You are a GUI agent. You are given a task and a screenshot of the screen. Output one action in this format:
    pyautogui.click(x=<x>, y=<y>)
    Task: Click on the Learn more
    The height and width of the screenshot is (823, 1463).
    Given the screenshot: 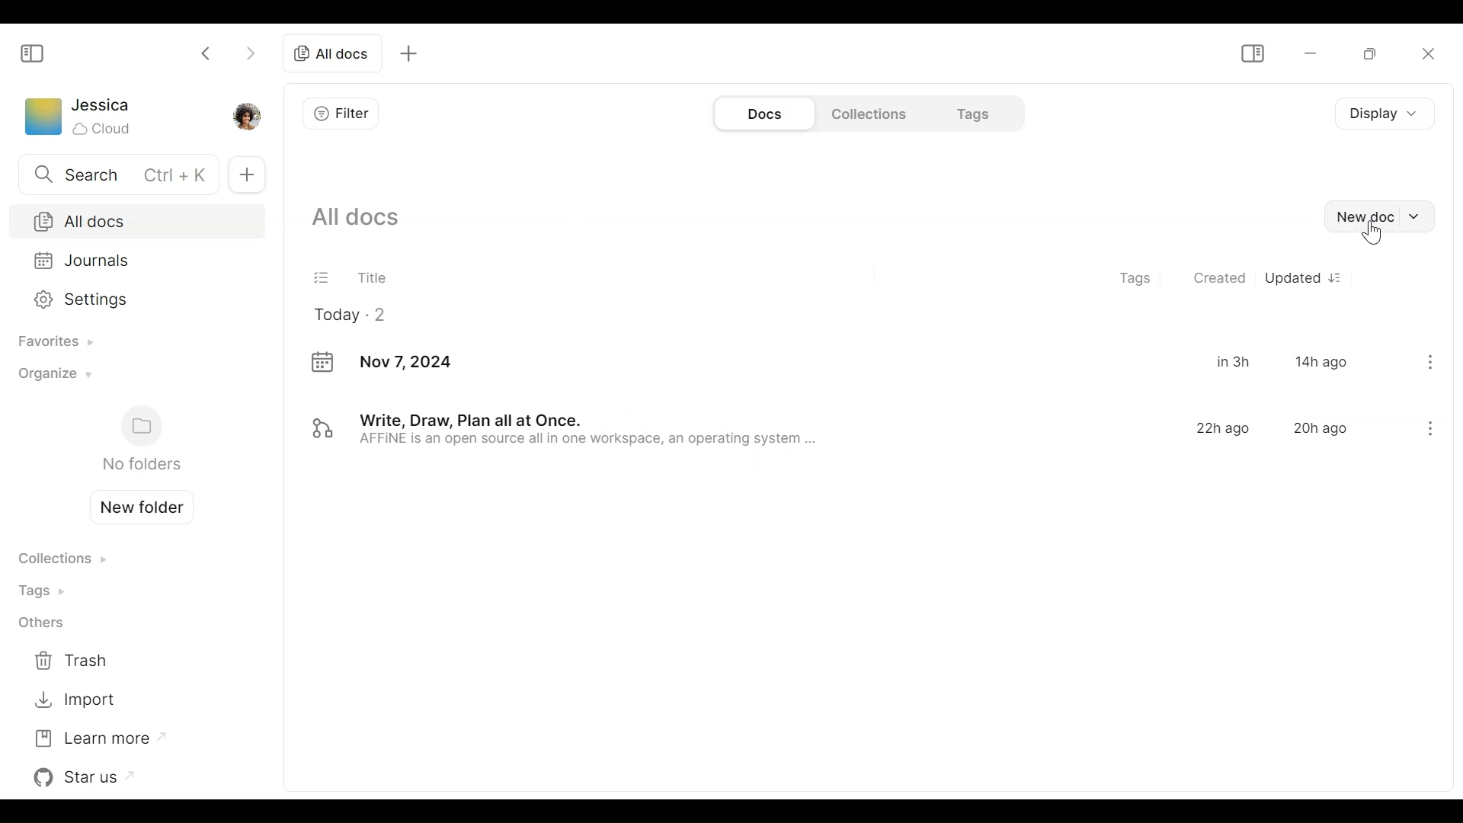 What is the action you would take?
    pyautogui.click(x=98, y=737)
    